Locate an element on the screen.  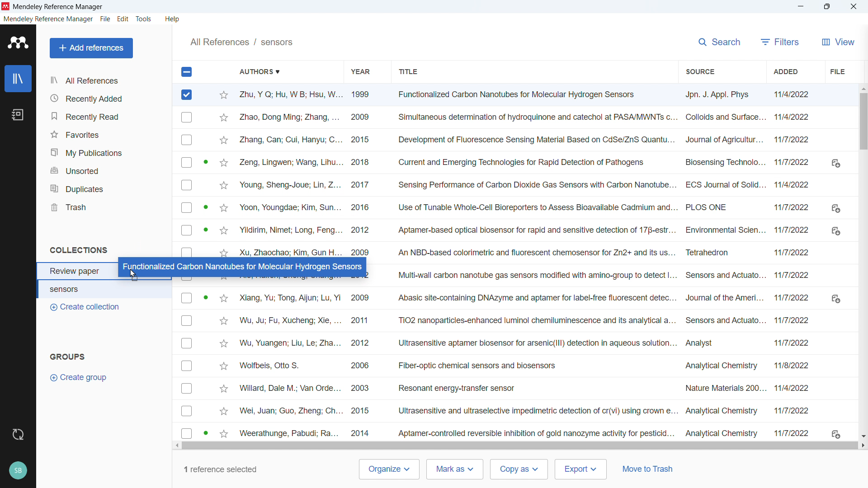
Authors of individual entries  is located at coordinates (289, 364).